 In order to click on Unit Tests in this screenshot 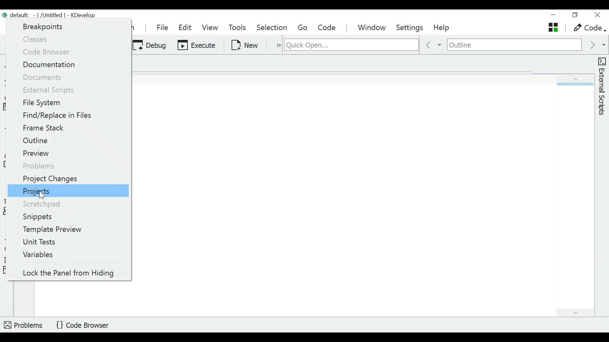, I will do `click(40, 242)`.